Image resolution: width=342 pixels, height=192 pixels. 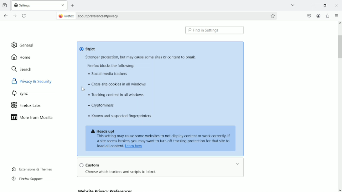 I want to click on text, so click(x=110, y=146).